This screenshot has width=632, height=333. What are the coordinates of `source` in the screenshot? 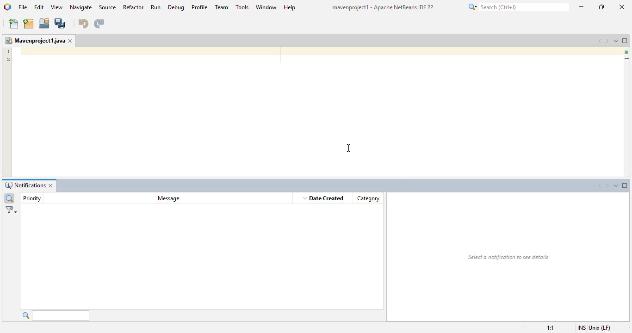 It's located at (107, 7).